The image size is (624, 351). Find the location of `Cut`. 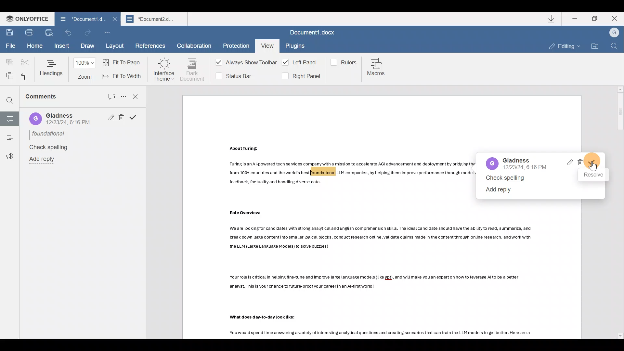

Cut is located at coordinates (25, 60).